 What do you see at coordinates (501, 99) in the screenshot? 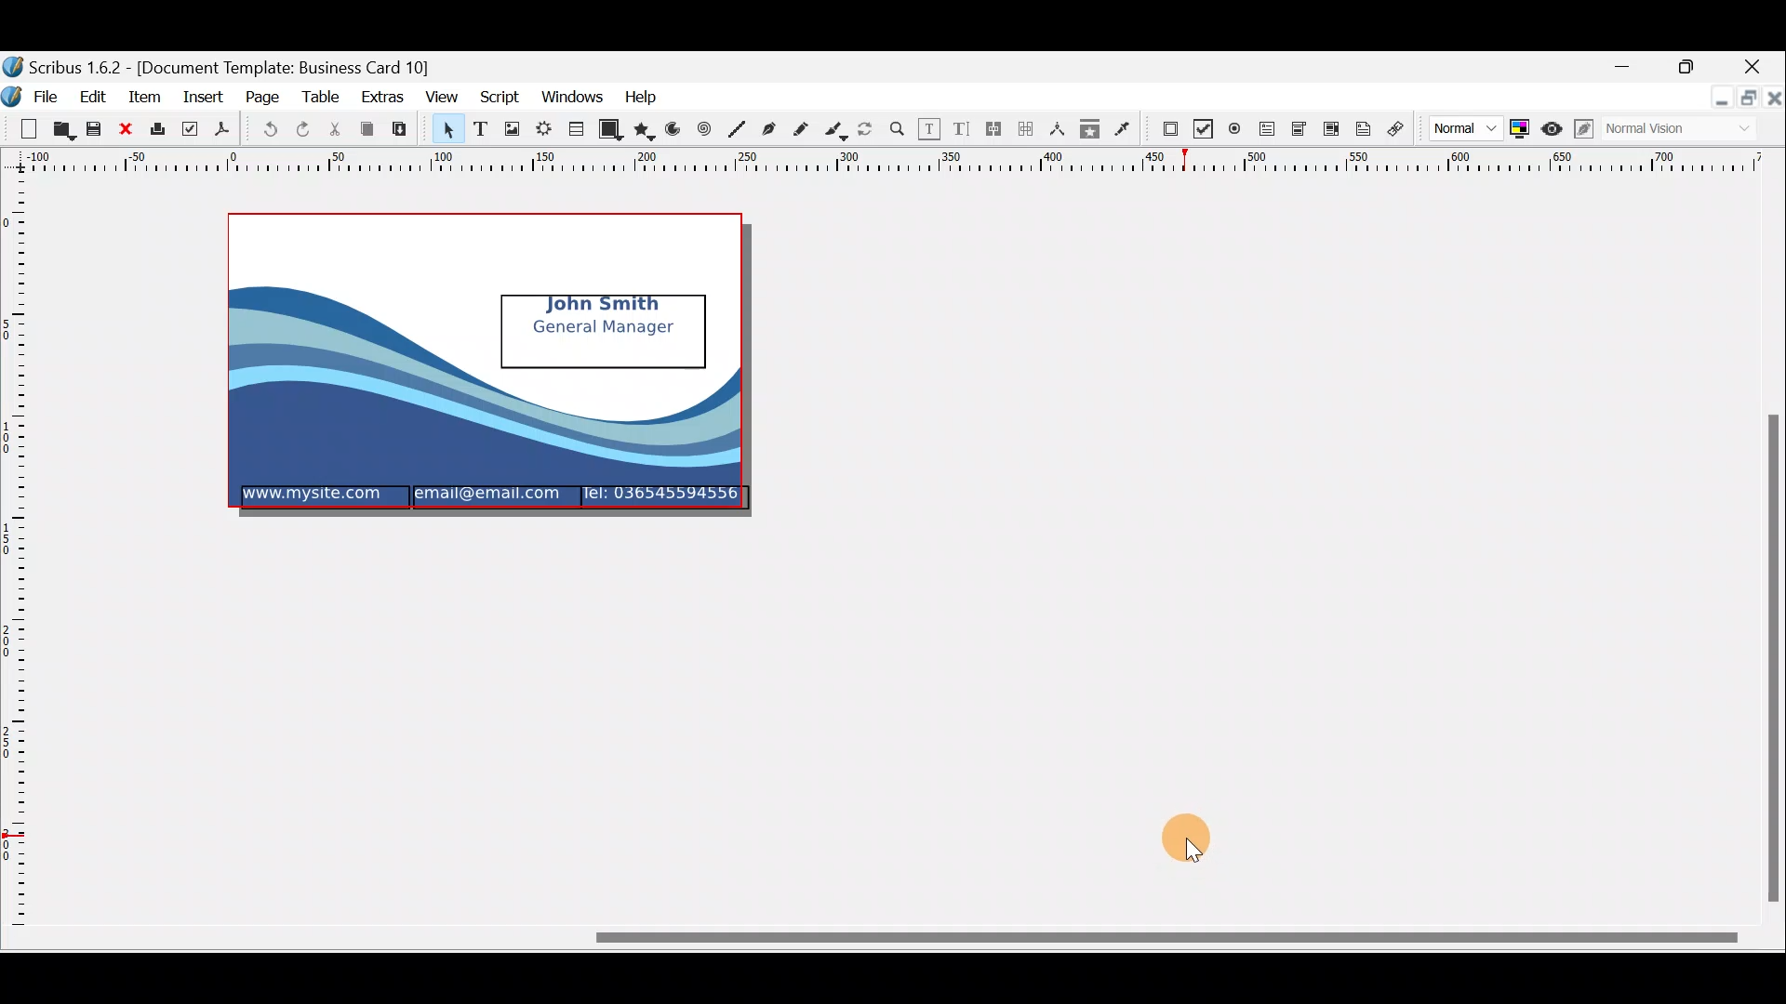
I see `Script` at bounding box center [501, 99].